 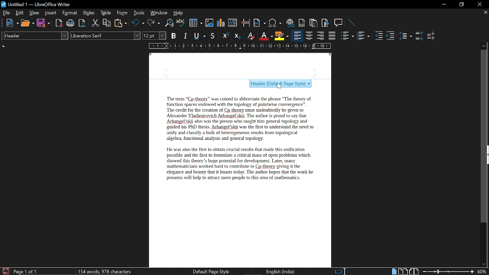 I want to click on Paragraph style, so click(x=35, y=36).